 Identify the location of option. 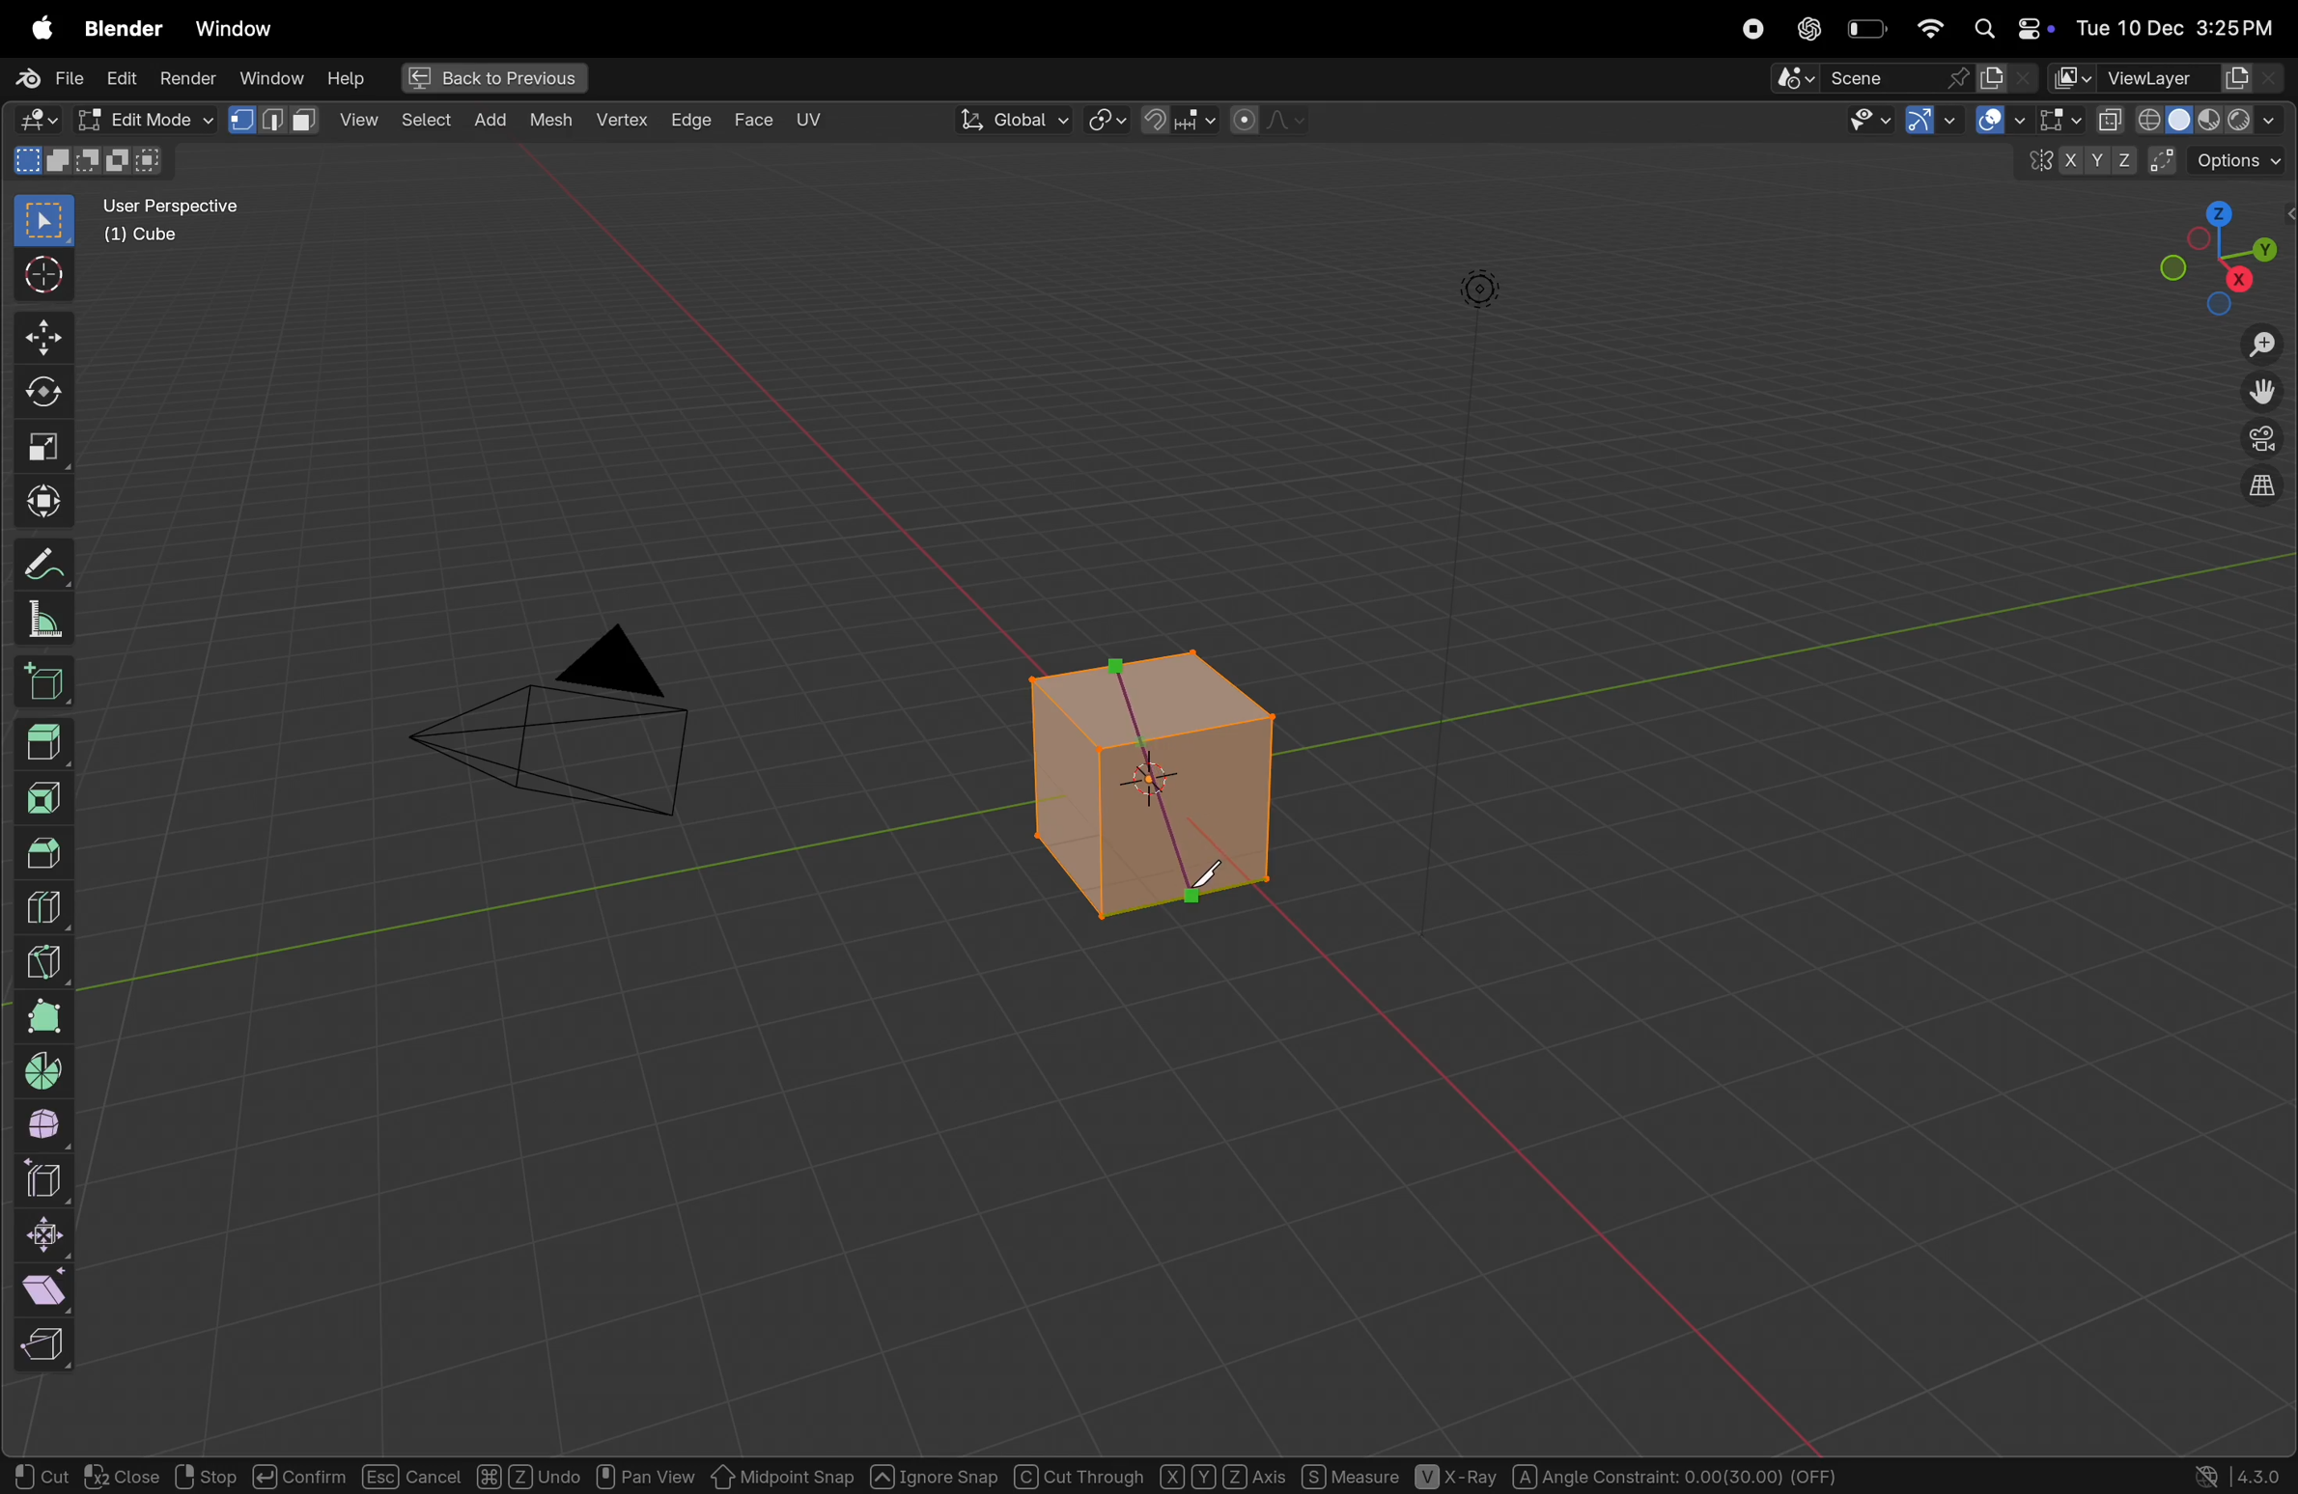
(2224, 159).